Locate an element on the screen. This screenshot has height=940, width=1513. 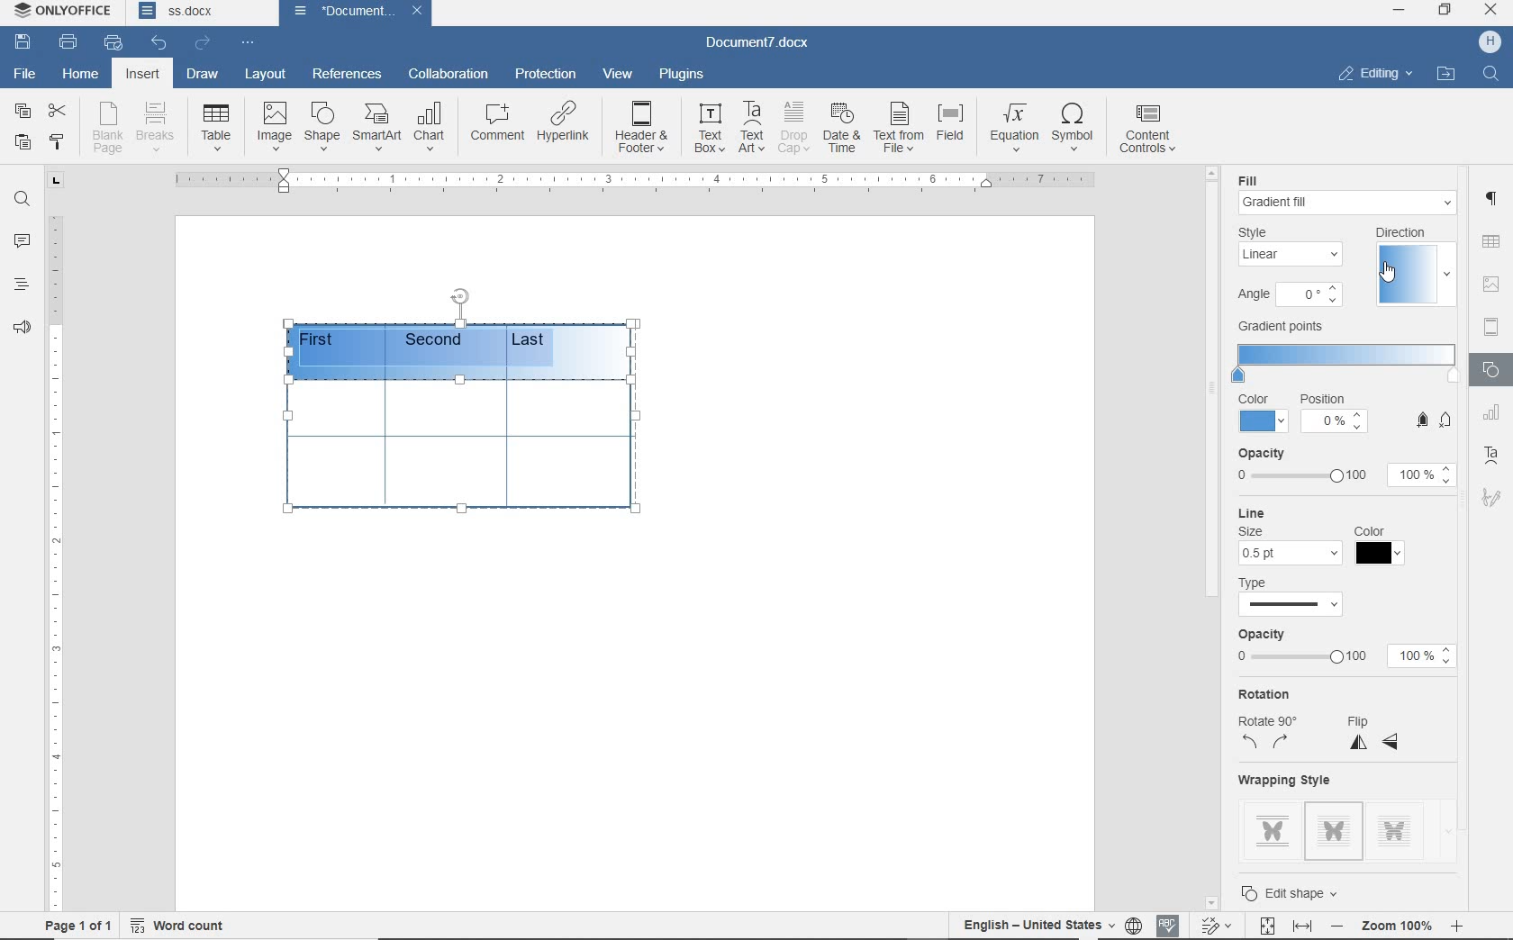
view is located at coordinates (619, 75).